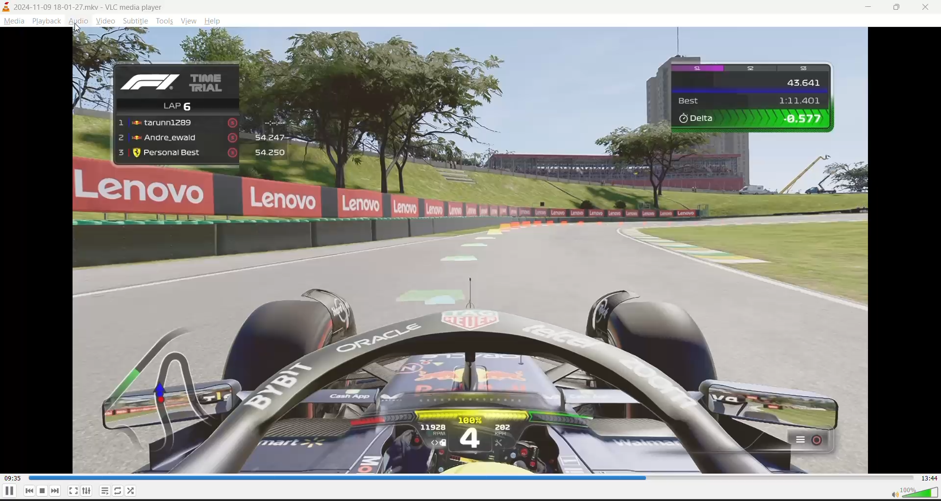 Image resolution: width=941 pixels, height=501 pixels. What do you see at coordinates (78, 23) in the screenshot?
I see `audio` at bounding box center [78, 23].